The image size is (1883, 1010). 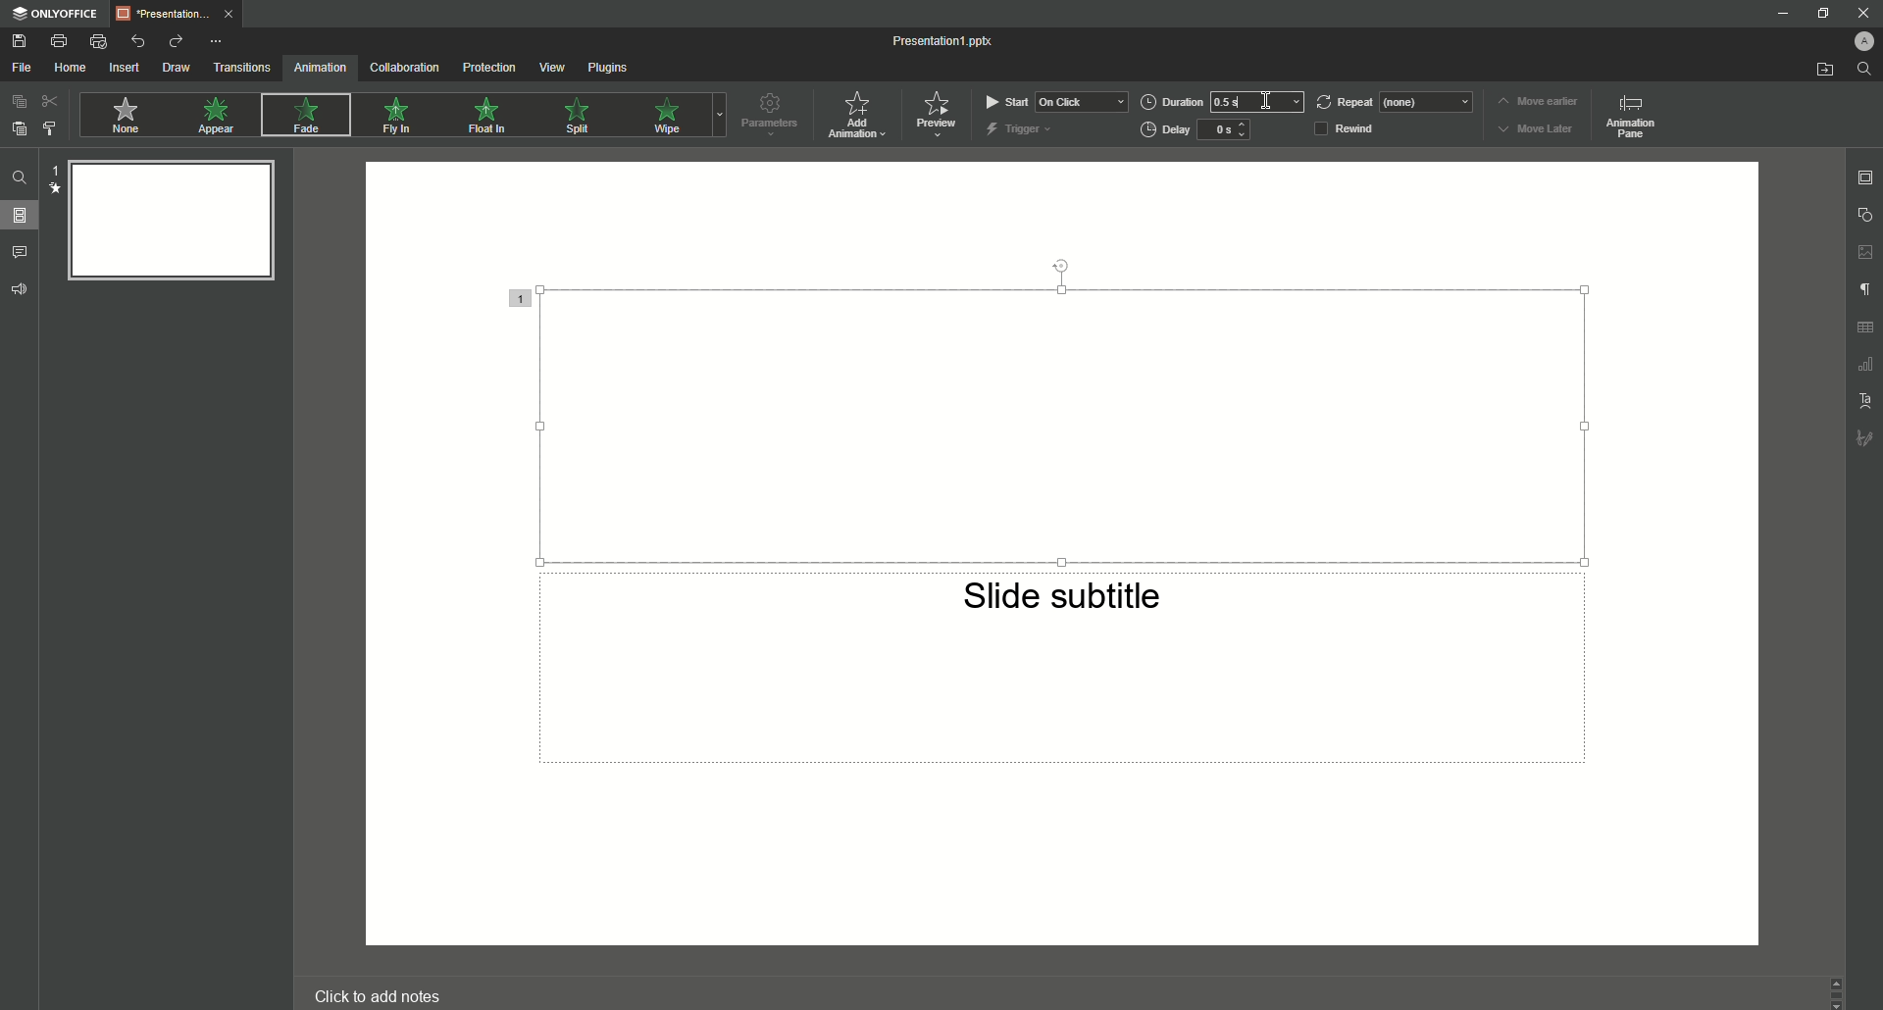 I want to click on Collaboration, so click(x=406, y=67).